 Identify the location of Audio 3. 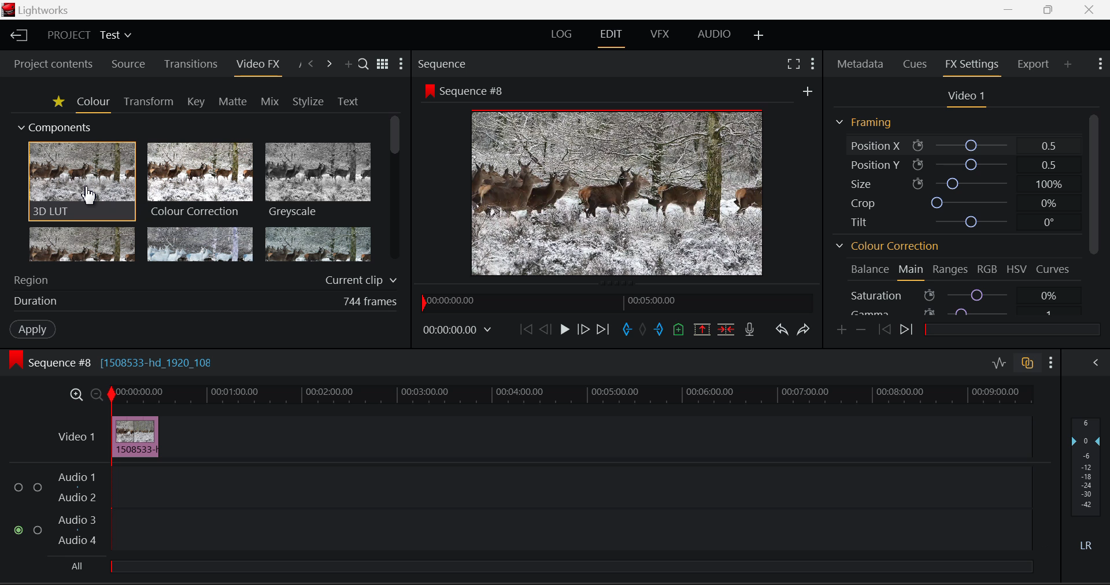
(79, 520).